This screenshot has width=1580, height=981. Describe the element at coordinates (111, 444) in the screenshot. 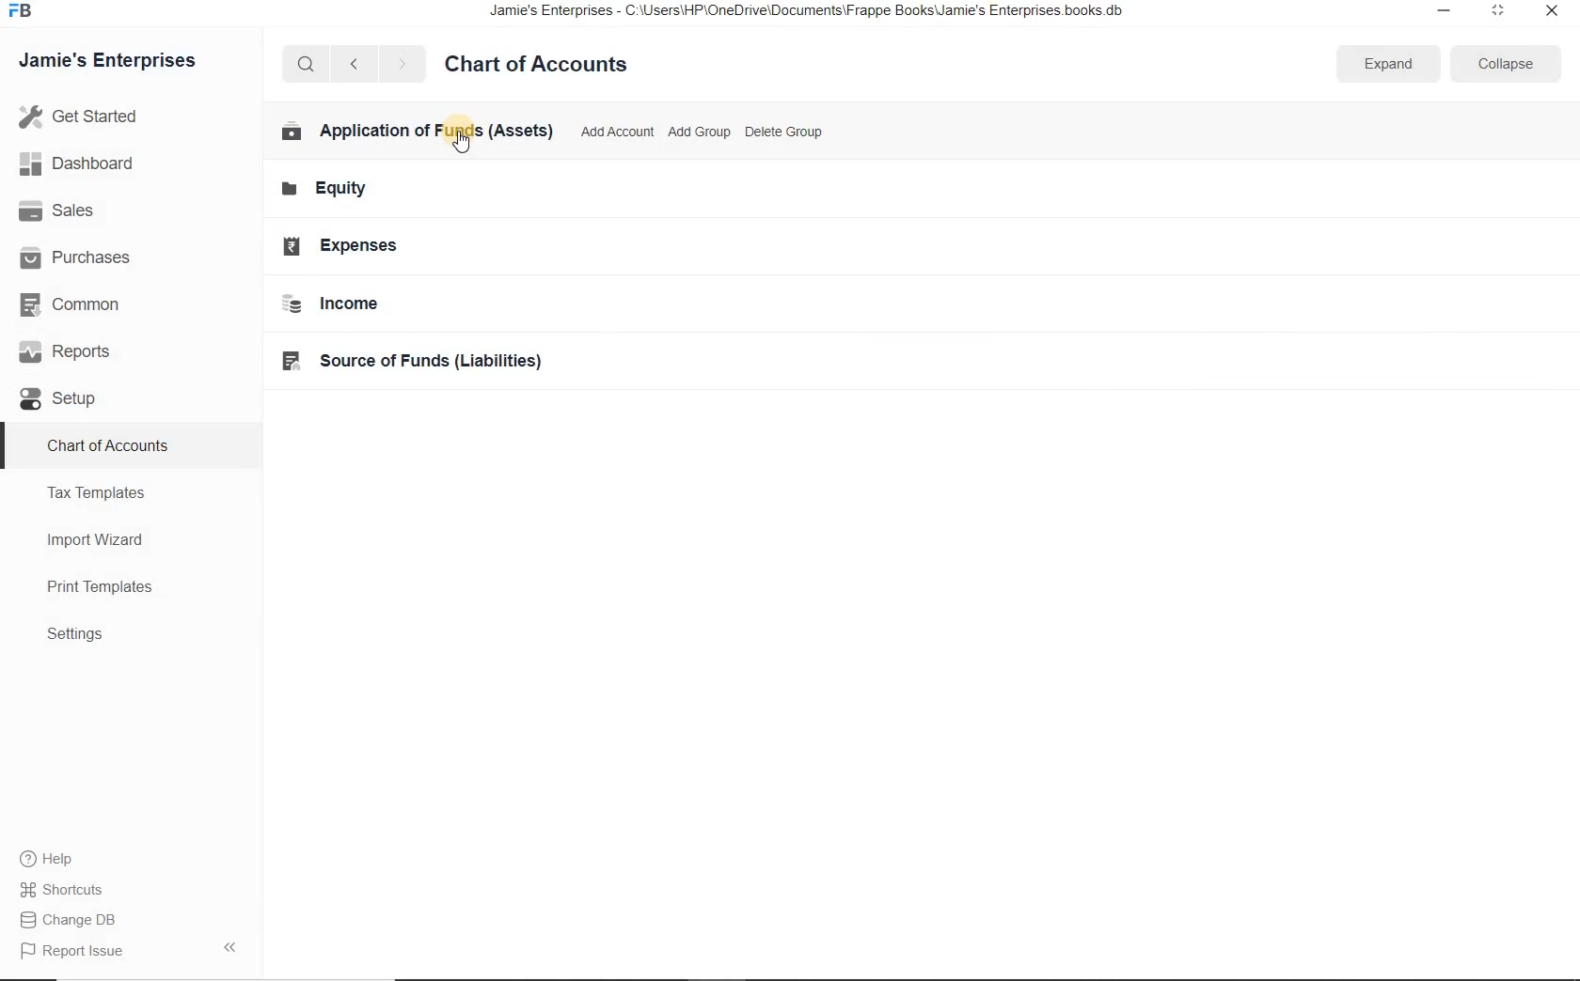

I see `Chart of Accounts` at that location.